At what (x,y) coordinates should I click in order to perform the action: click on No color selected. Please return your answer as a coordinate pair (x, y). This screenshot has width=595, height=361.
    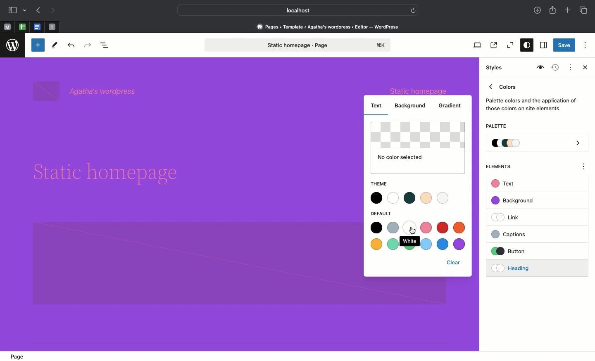
    Looking at the image, I should click on (419, 147).